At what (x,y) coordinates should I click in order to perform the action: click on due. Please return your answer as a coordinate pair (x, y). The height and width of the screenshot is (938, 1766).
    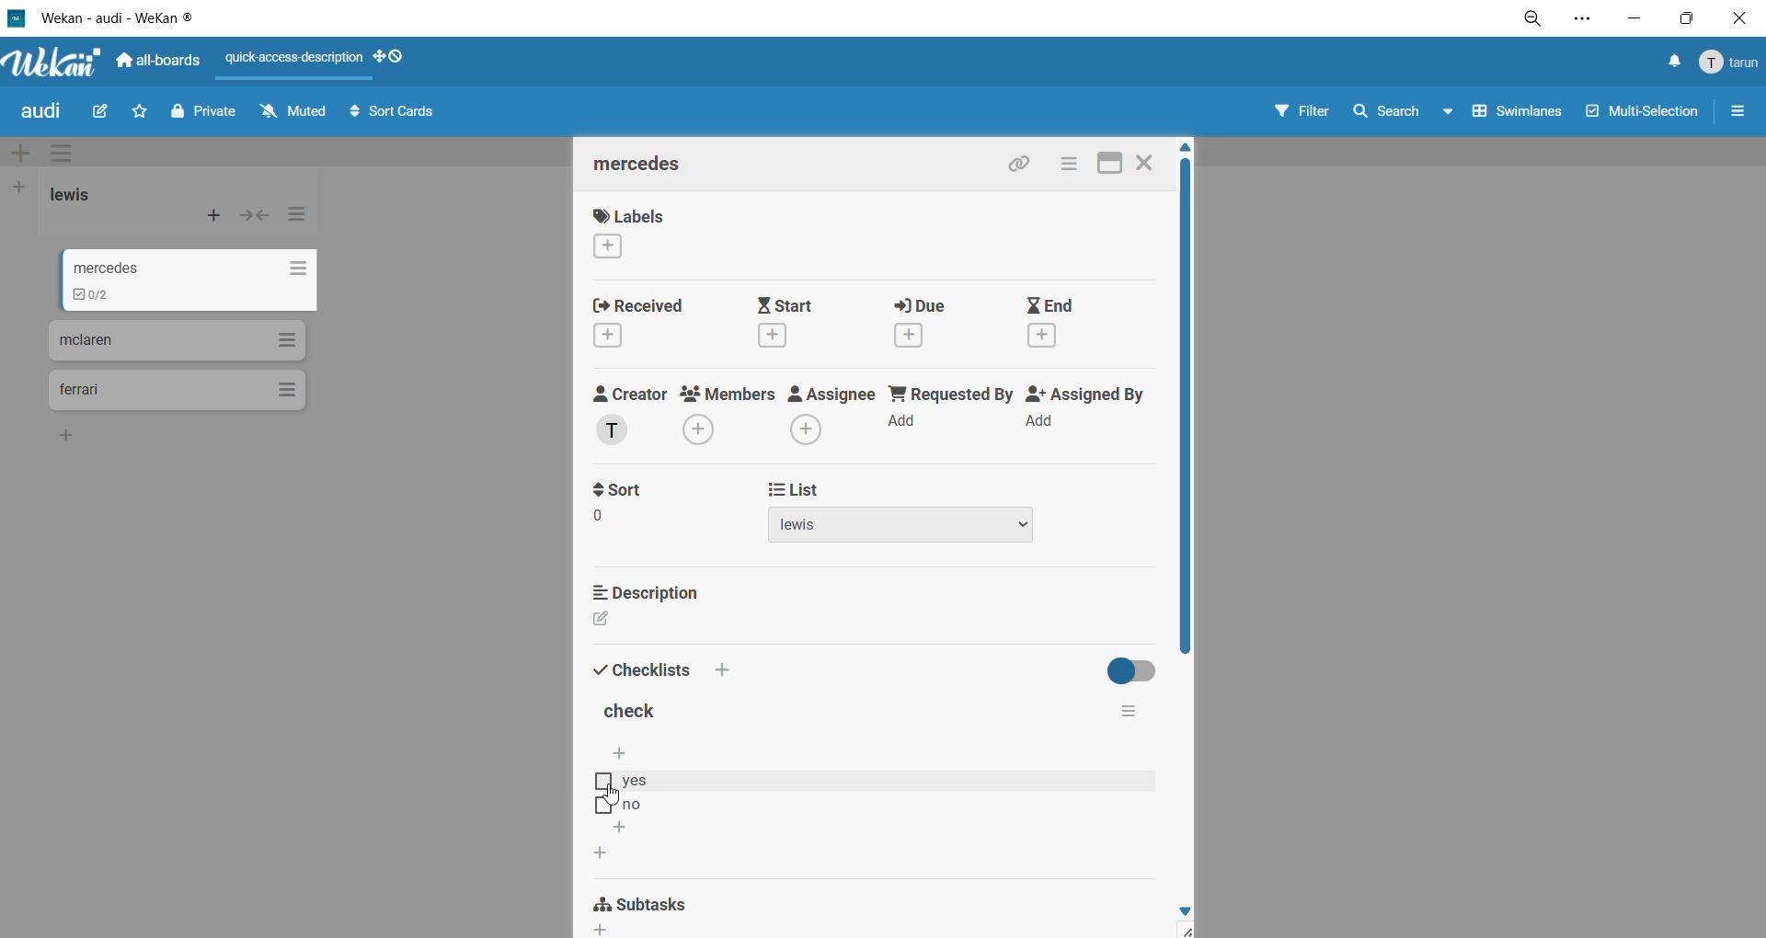
    Looking at the image, I should click on (930, 320).